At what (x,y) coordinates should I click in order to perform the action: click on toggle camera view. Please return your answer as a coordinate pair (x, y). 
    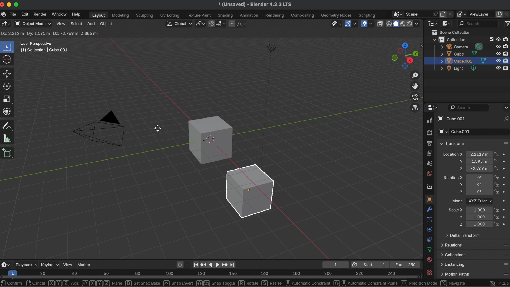
    Looking at the image, I should click on (415, 97).